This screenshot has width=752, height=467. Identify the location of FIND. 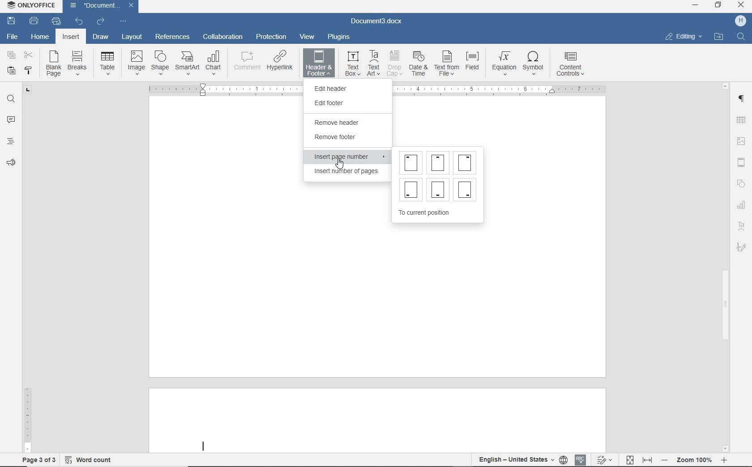
(741, 38).